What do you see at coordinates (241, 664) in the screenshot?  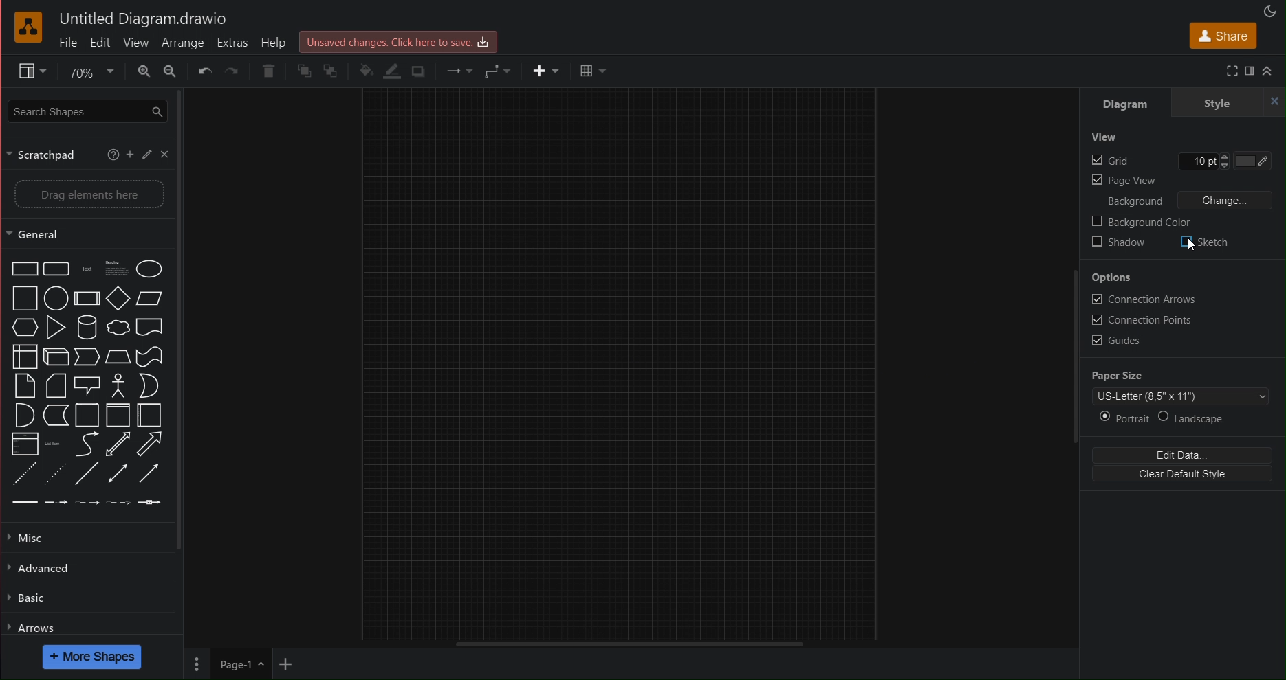 I see `Page 1` at bounding box center [241, 664].